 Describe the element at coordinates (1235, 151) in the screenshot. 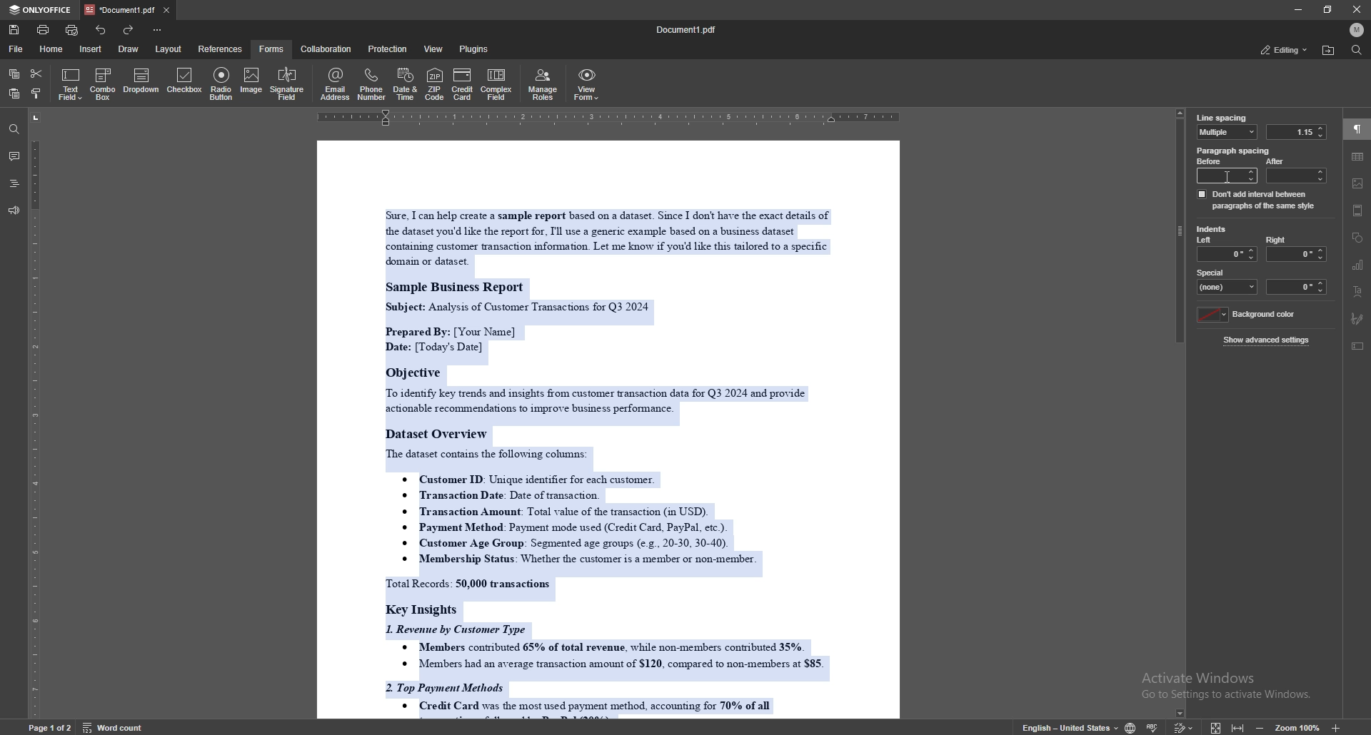

I see `paragraph spacing` at that location.